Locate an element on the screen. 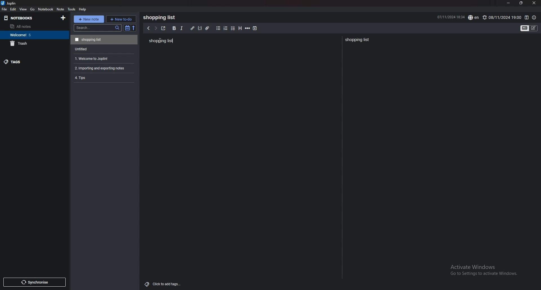 This screenshot has width=541, height=290. minimize is located at coordinates (509, 3).